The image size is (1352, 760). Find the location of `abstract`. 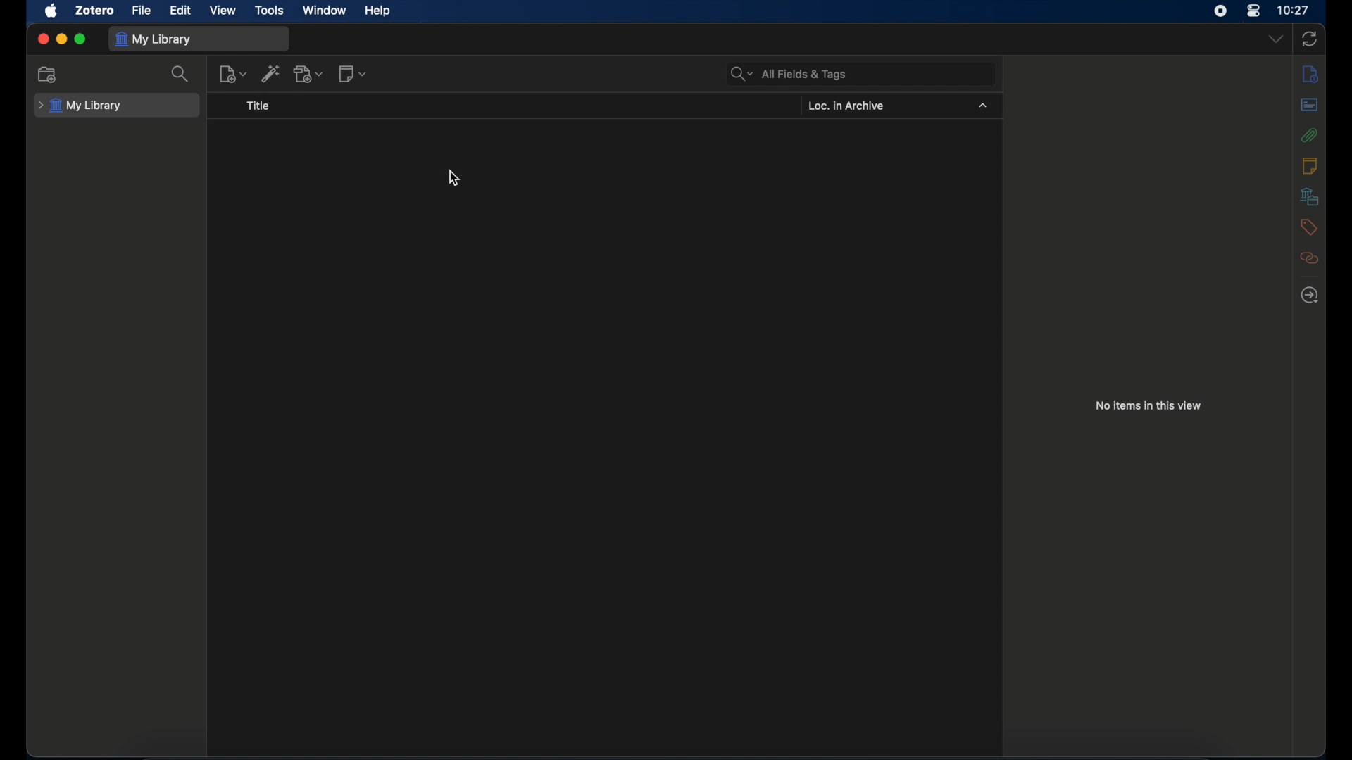

abstract is located at coordinates (1308, 104).